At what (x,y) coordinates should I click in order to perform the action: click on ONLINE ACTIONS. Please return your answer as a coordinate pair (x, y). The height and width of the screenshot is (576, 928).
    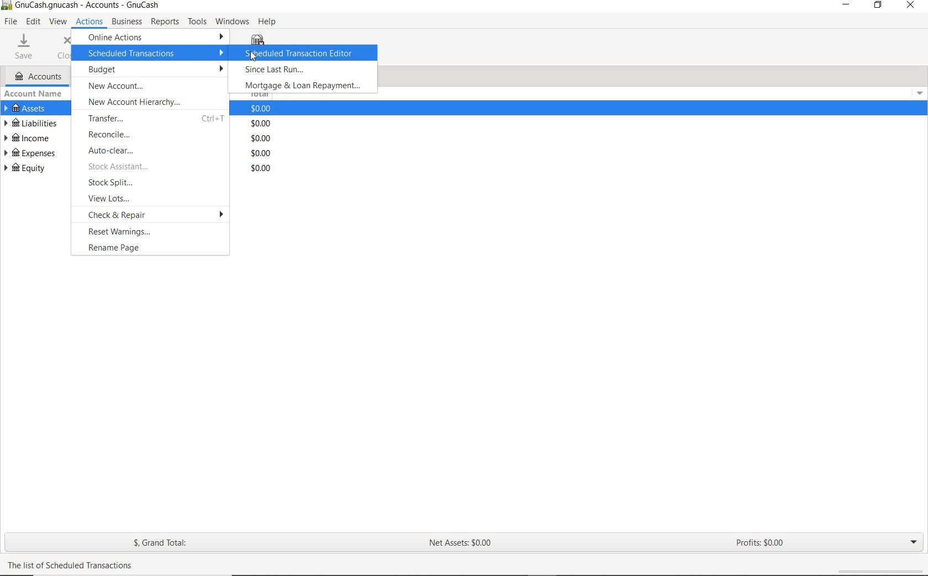
    Looking at the image, I should click on (152, 39).